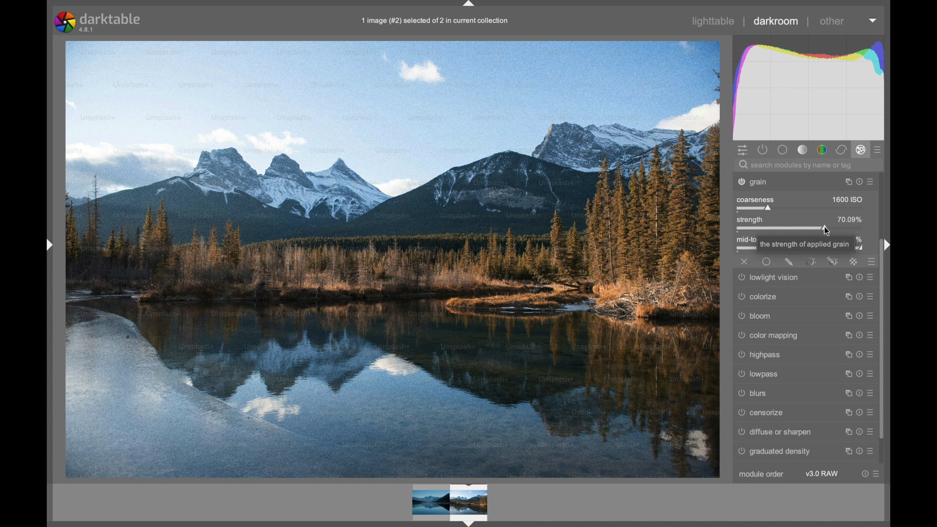 This screenshot has height=527, width=937. What do you see at coordinates (878, 473) in the screenshot?
I see `presets` at bounding box center [878, 473].